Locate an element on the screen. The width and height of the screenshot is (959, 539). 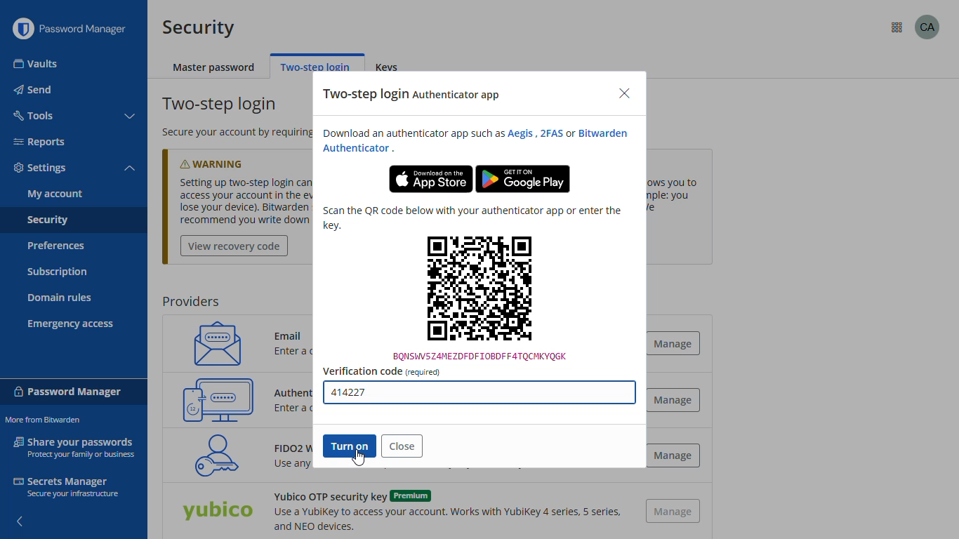
hide is located at coordinates (18, 517).